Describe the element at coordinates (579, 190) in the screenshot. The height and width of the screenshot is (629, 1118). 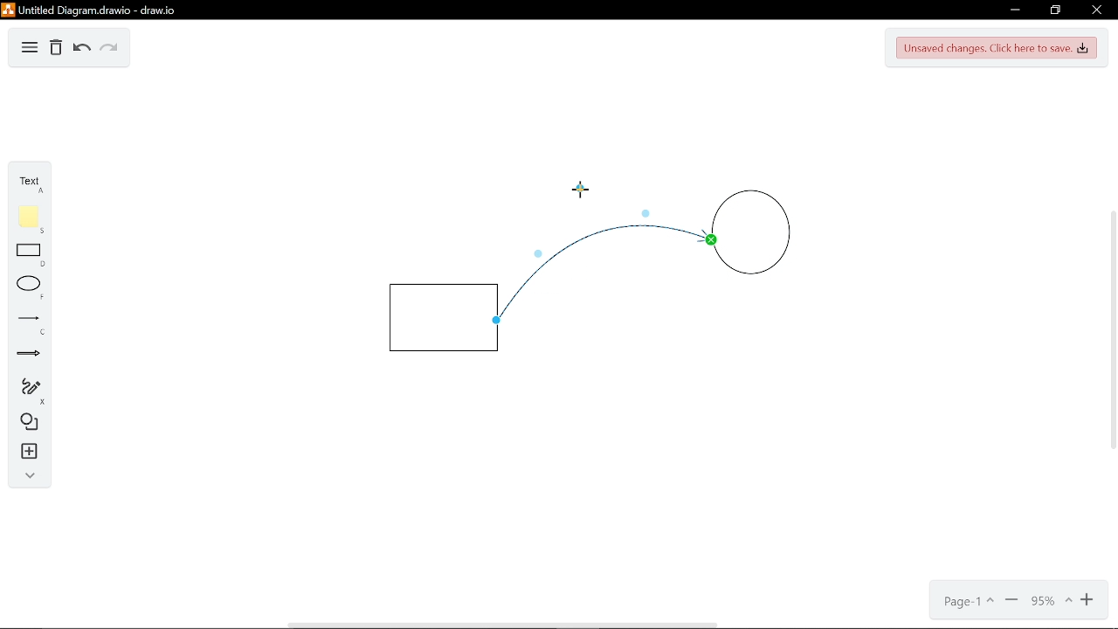
I see `Cursor` at that location.